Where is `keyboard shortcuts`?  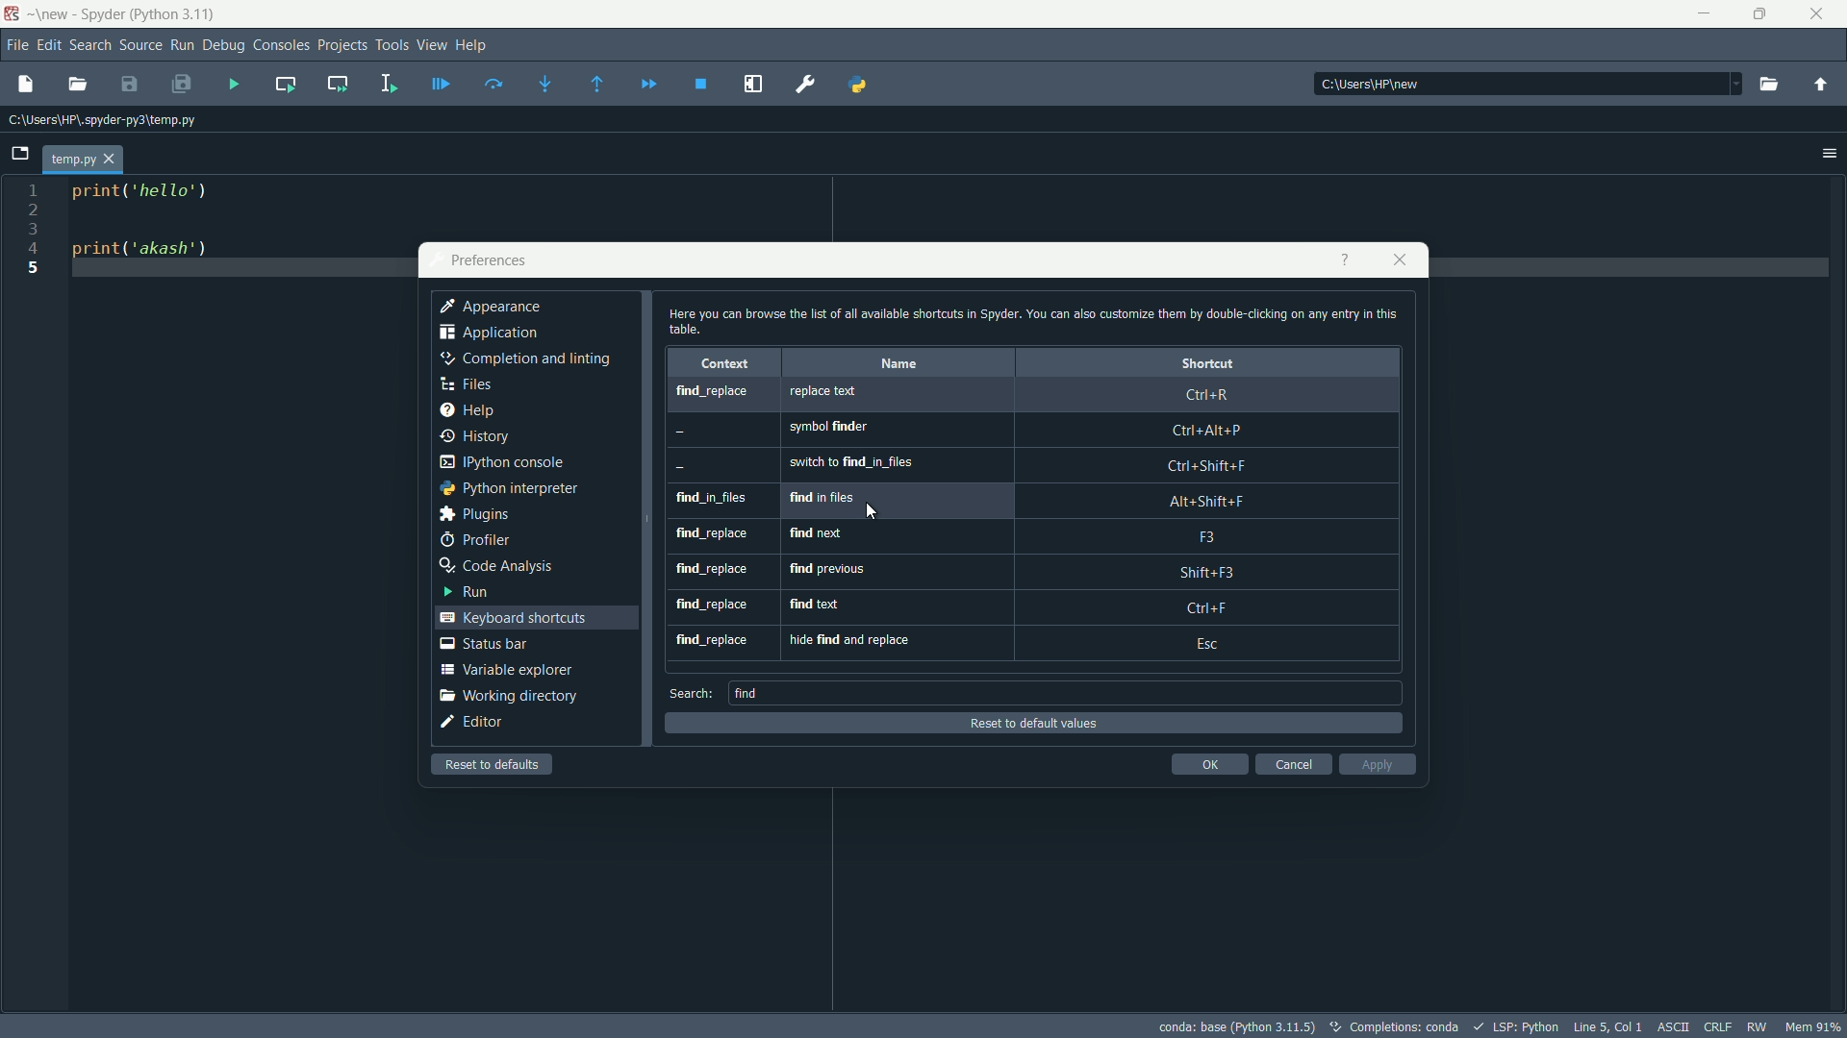 keyboard shortcuts is located at coordinates (514, 619).